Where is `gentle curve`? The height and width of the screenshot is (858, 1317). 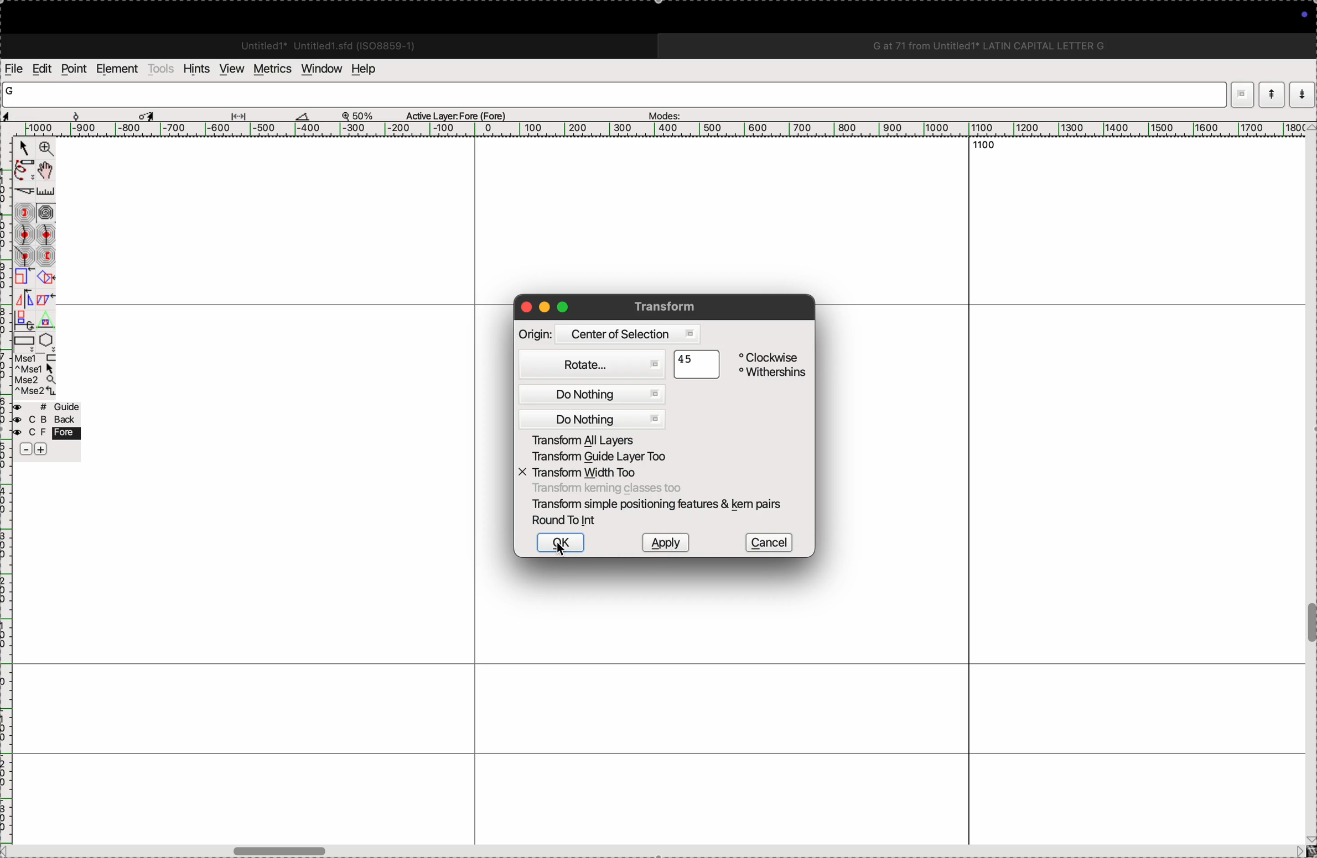 gentle curve is located at coordinates (25, 234).